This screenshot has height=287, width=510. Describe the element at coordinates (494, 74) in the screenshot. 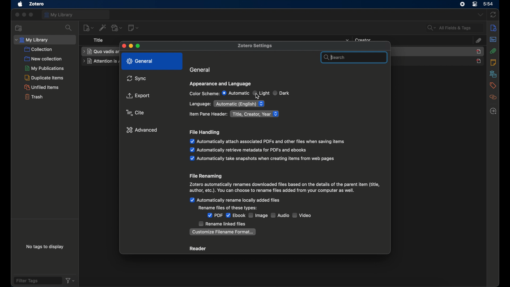

I see `libraries and collections` at that location.